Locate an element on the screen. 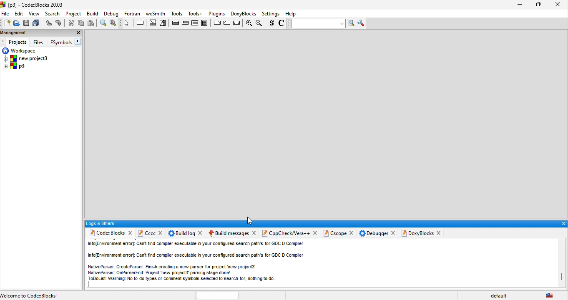 The image size is (568, 300). zoom out is located at coordinates (260, 23).